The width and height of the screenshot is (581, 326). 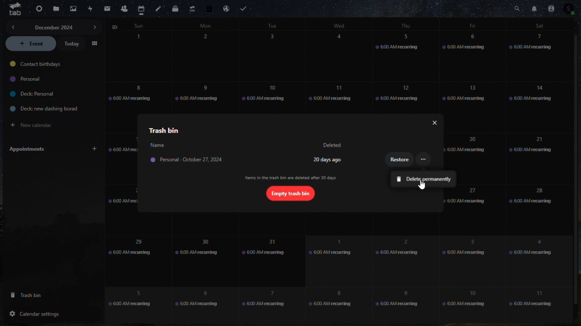 What do you see at coordinates (55, 8) in the screenshot?
I see `files` at bounding box center [55, 8].